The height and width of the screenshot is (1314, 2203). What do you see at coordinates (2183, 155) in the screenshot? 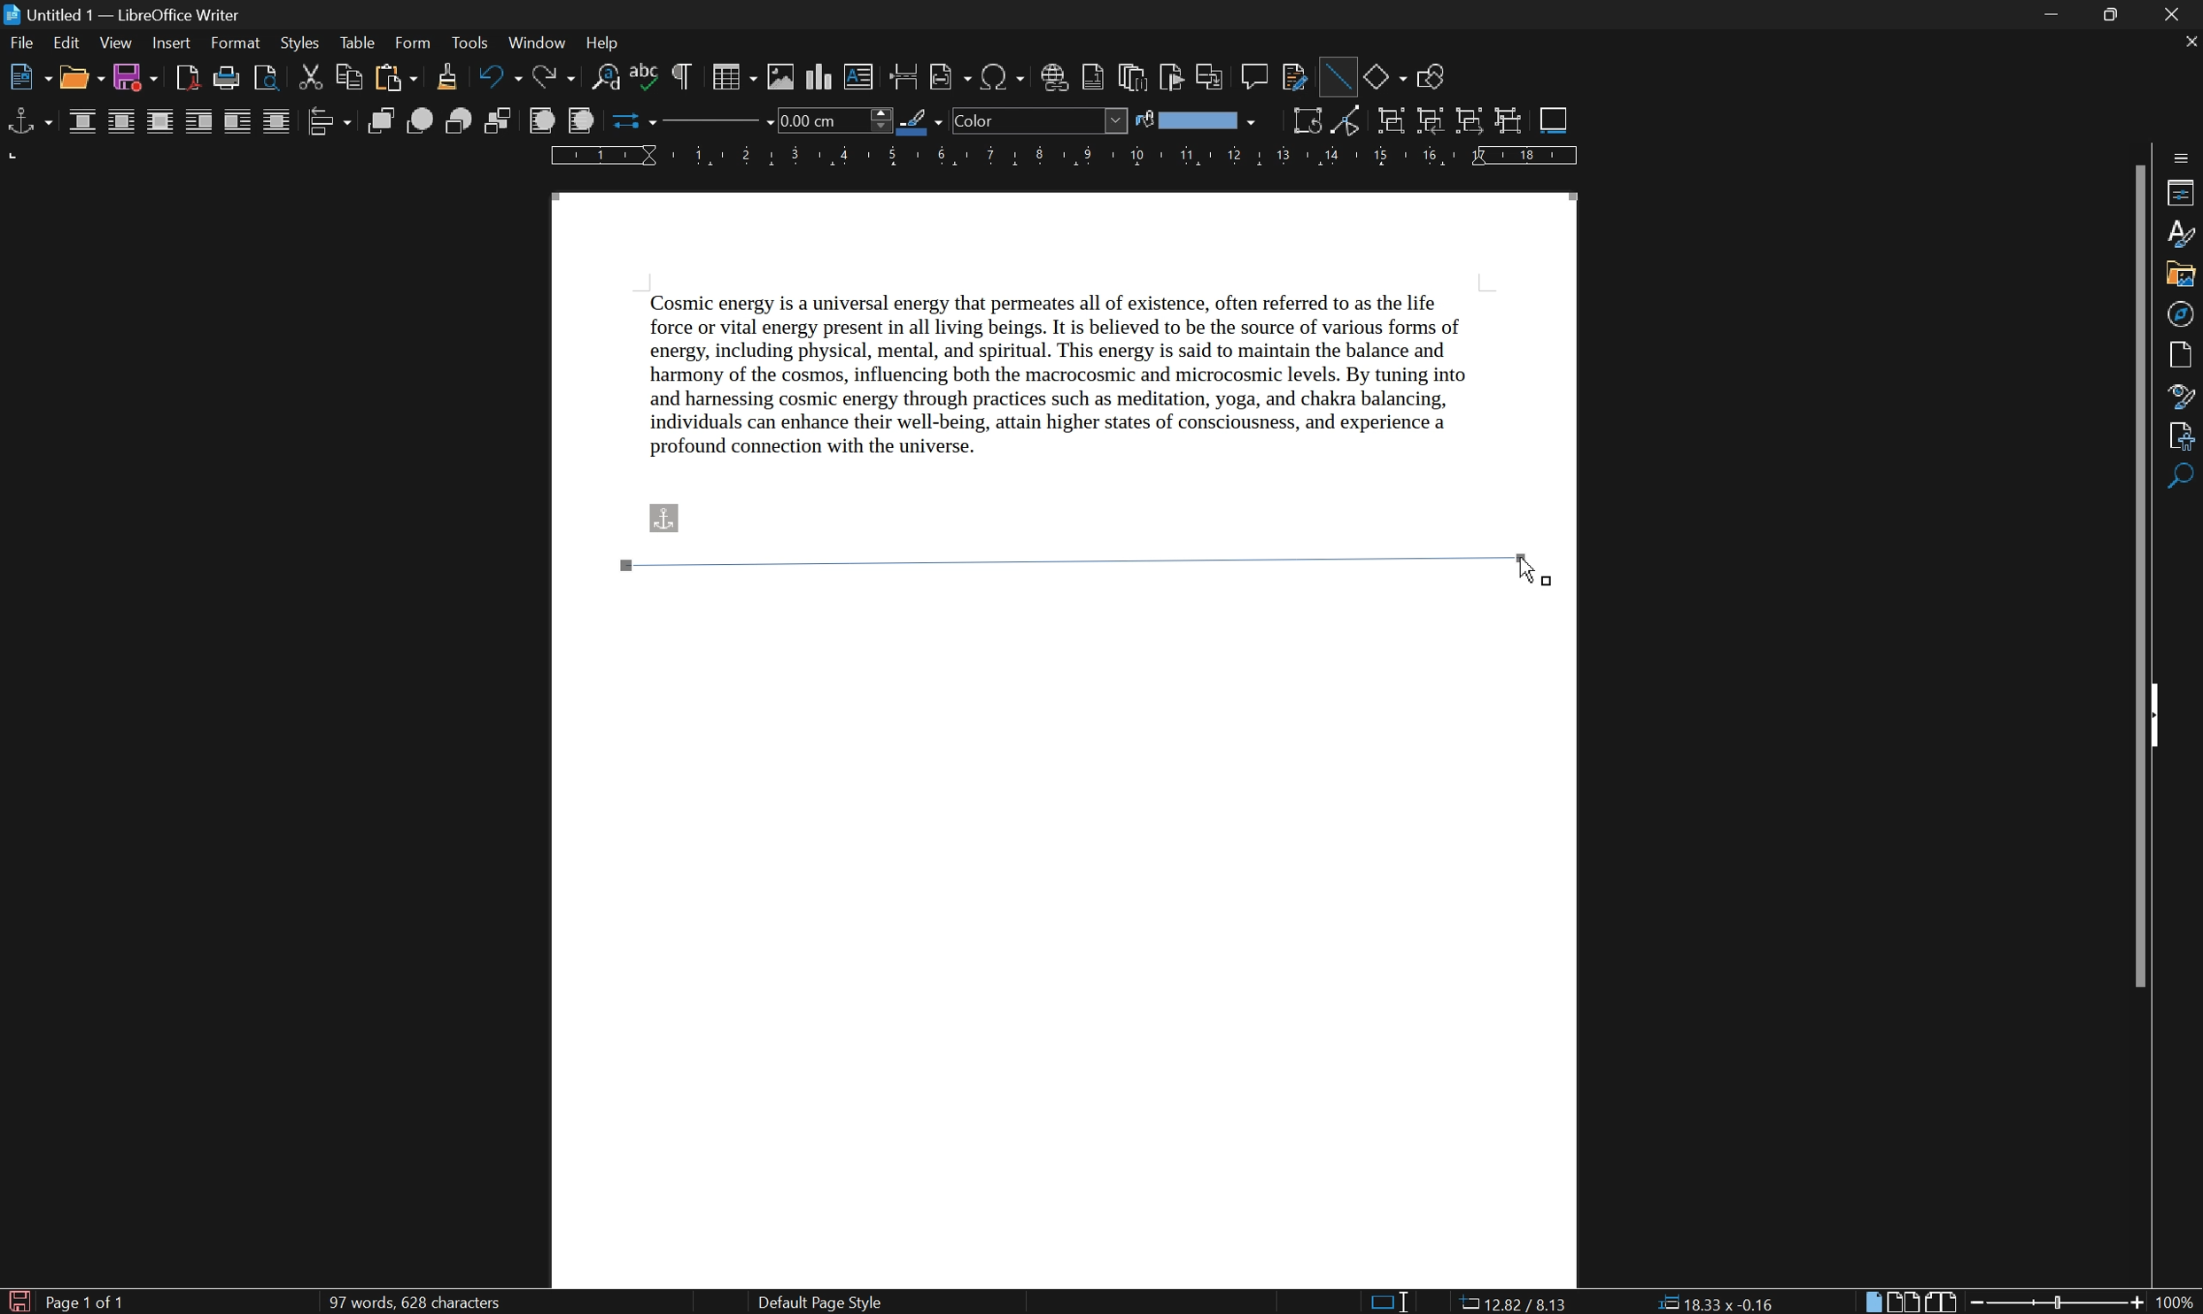
I see `sidebar settings` at bounding box center [2183, 155].